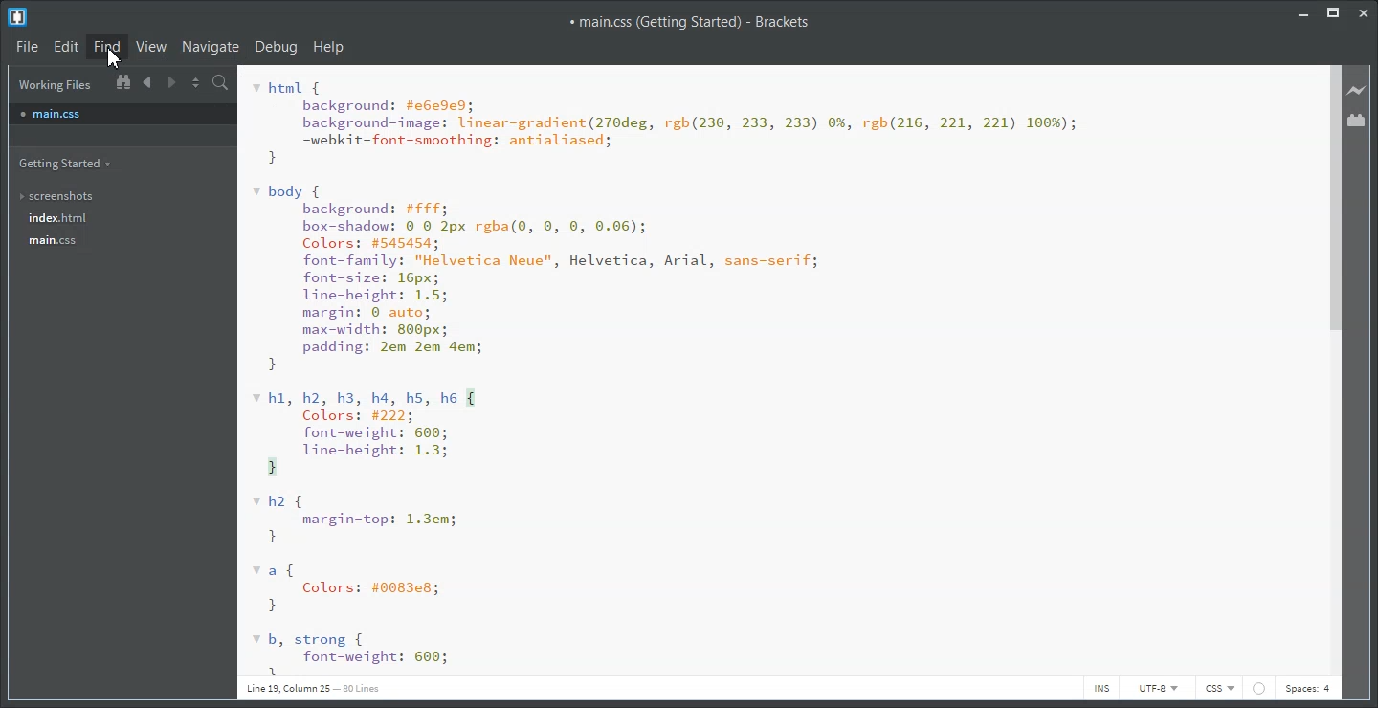 The image size is (1378, 708). I want to click on Edit, so click(65, 46).